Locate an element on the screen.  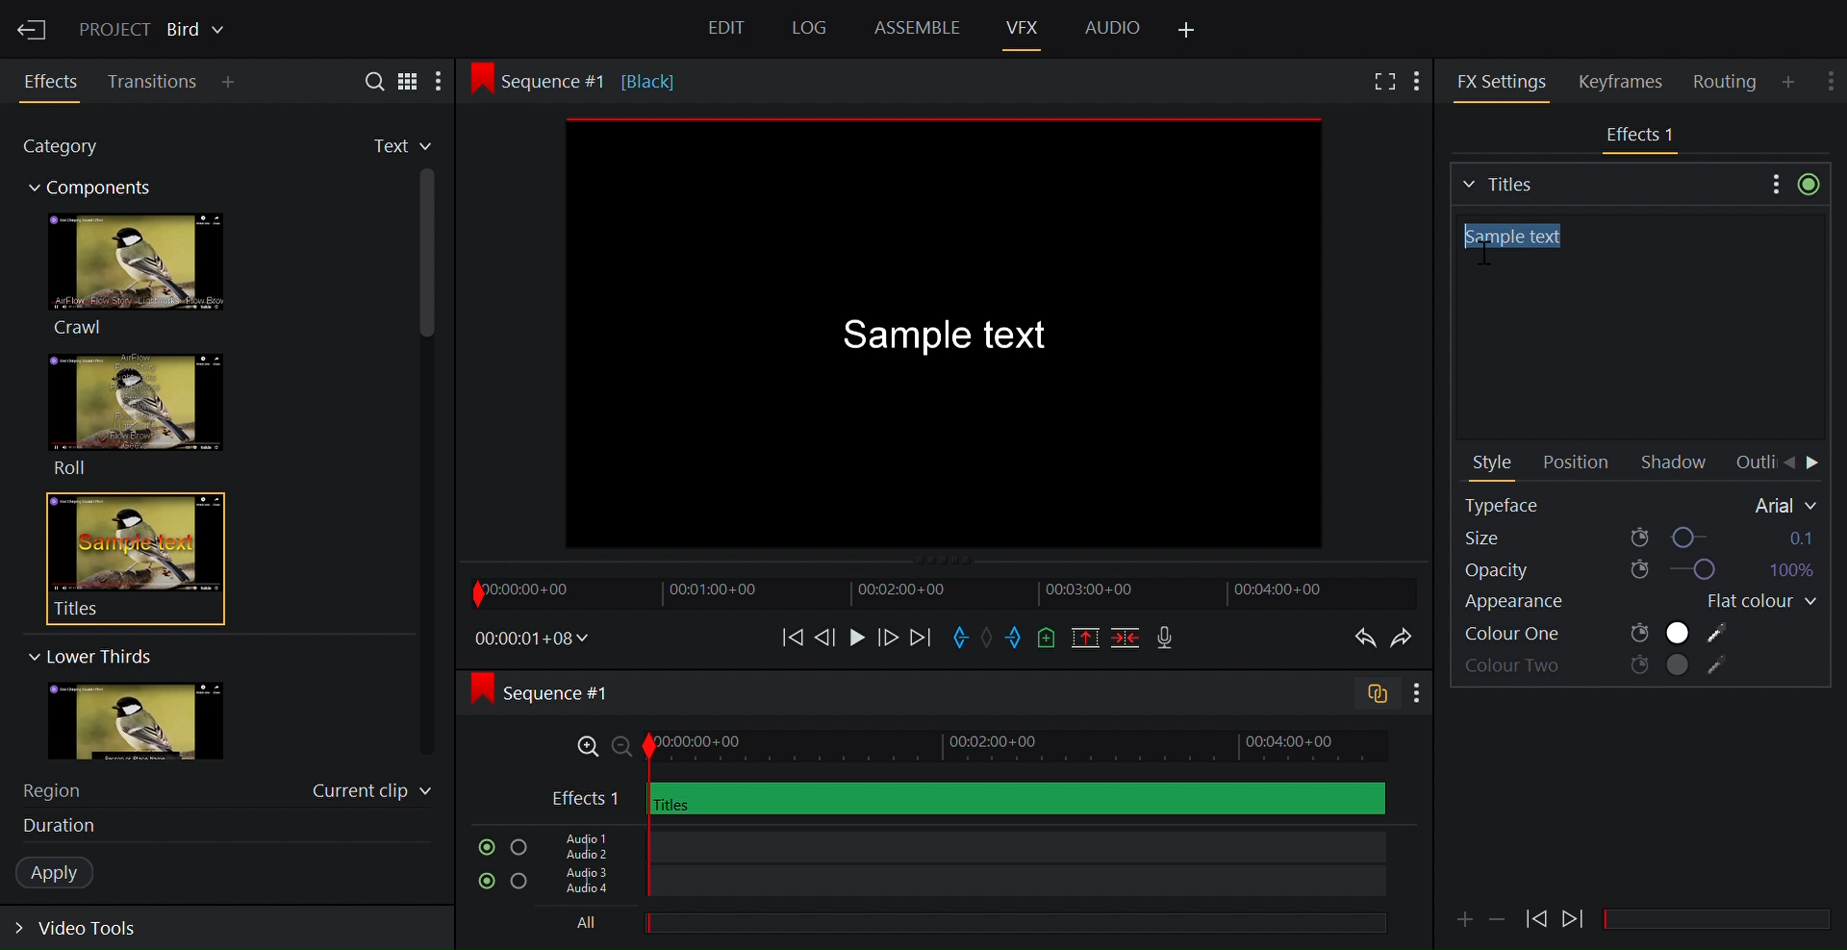
All is located at coordinates (957, 925).